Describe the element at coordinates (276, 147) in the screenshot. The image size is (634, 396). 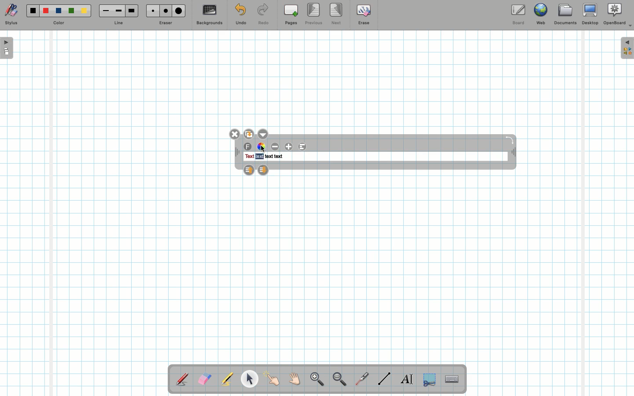
I see `Decrease font size` at that location.